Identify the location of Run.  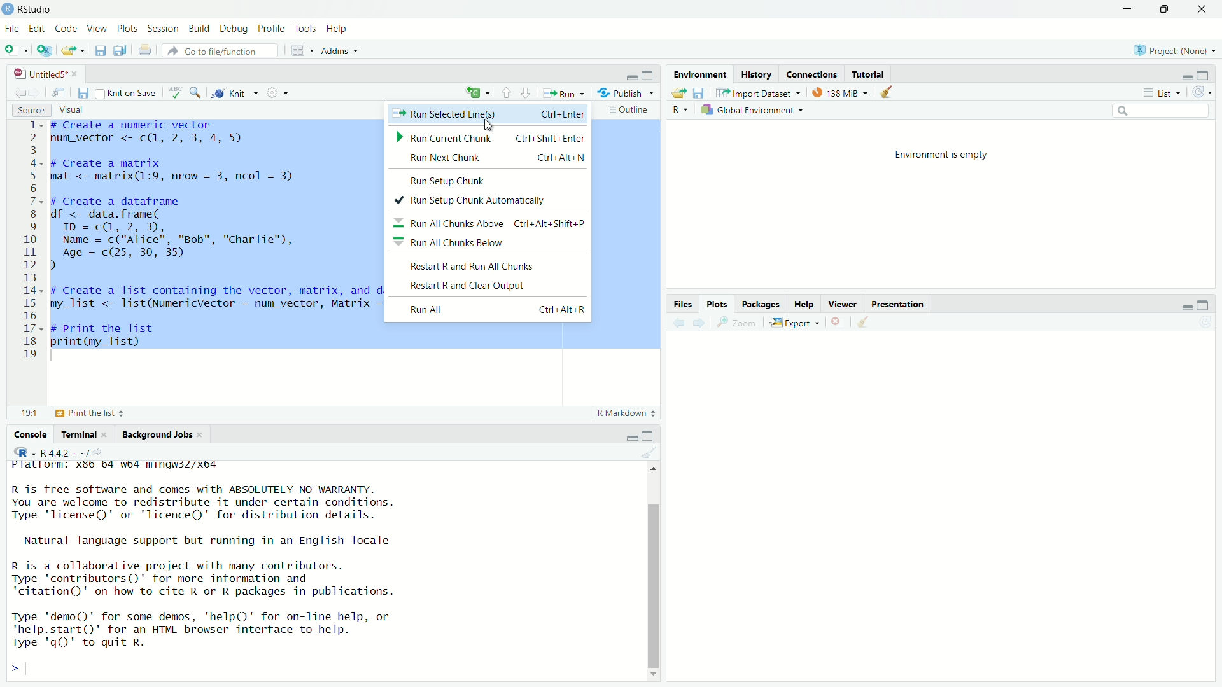
(565, 94).